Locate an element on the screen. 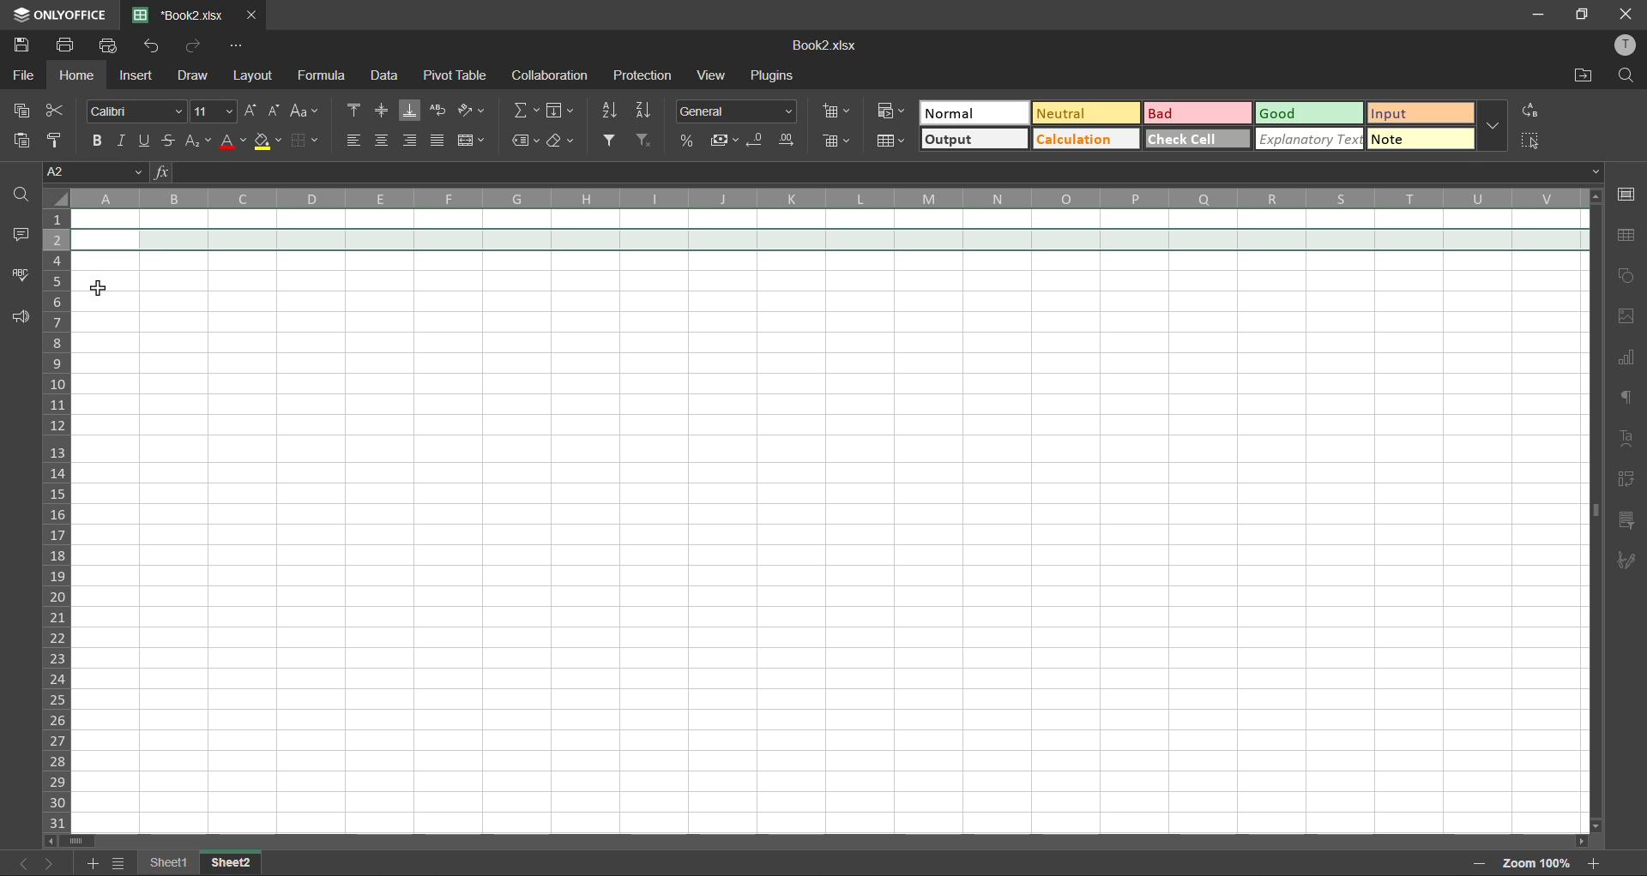 This screenshot has width=1647, height=876. named ranges is located at coordinates (525, 141).